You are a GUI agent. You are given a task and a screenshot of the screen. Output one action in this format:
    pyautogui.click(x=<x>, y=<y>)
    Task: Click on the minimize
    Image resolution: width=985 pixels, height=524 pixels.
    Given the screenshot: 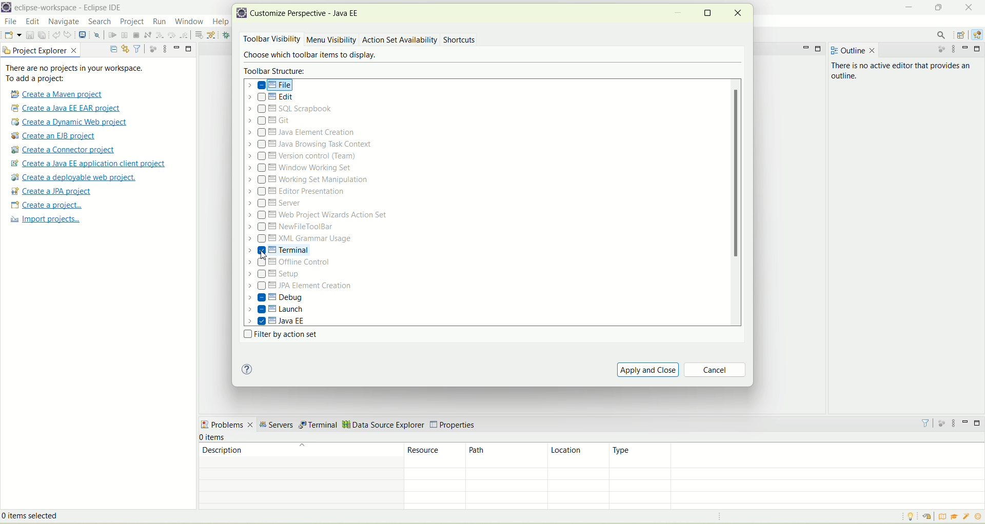 What is the action you would take?
    pyautogui.click(x=967, y=49)
    